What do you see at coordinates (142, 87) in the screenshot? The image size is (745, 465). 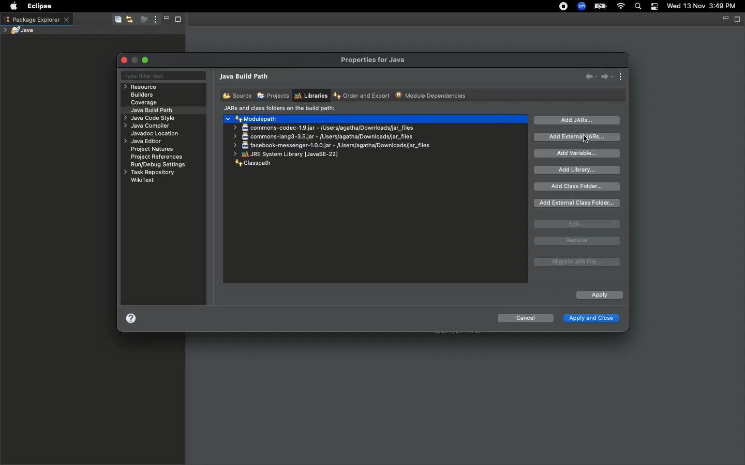 I see `Resource` at bounding box center [142, 87].